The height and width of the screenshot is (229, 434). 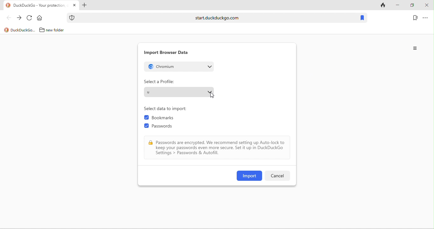 I want to click on minimize, so click(x=397, y=5).